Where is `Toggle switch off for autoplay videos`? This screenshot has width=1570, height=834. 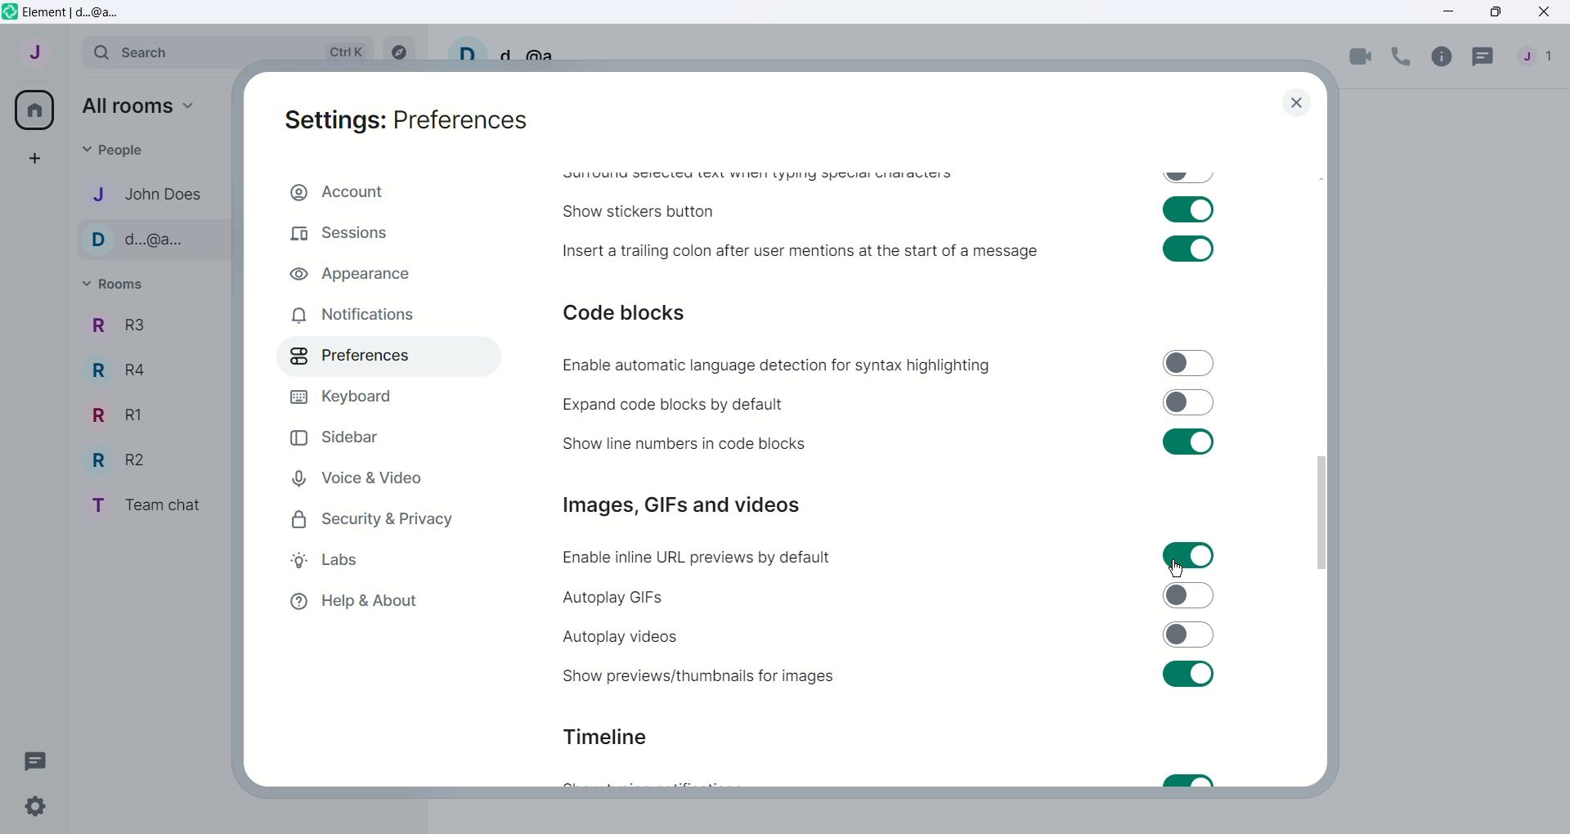
Toggle switch off for autoplay videos is located at coordinates (1189, 634).